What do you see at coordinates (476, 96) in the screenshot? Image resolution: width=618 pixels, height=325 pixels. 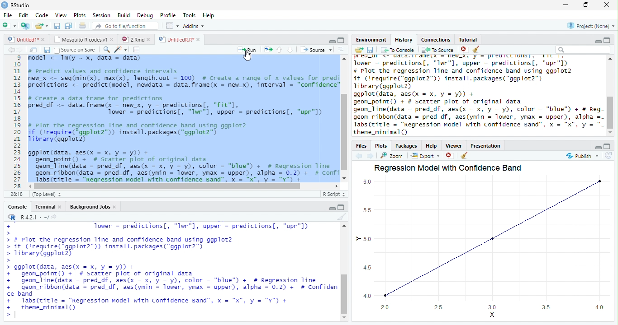 I see `lower = predictions, "lwr”], upper = predictions(, “upr®])Plot the regression Tine and confidence band using ggplot2 (irequire(“ggplot2”)) install.packages(“ggplot2”)ibrary(ggplot2)gplot (data, aes(x = x, y = y)) +eon_point() + # Scatter plot of original dataICE Ie ae Ban ere Eolor = "Blua> +. # hapeon_ribbon(data = pred_df, aes(ymin = lower, ymax = upper), alpha =.abs (title = “Regression Model with Confidence Band”, x = "X", y =heme_minimal ()` at bounding box center [476, 96].